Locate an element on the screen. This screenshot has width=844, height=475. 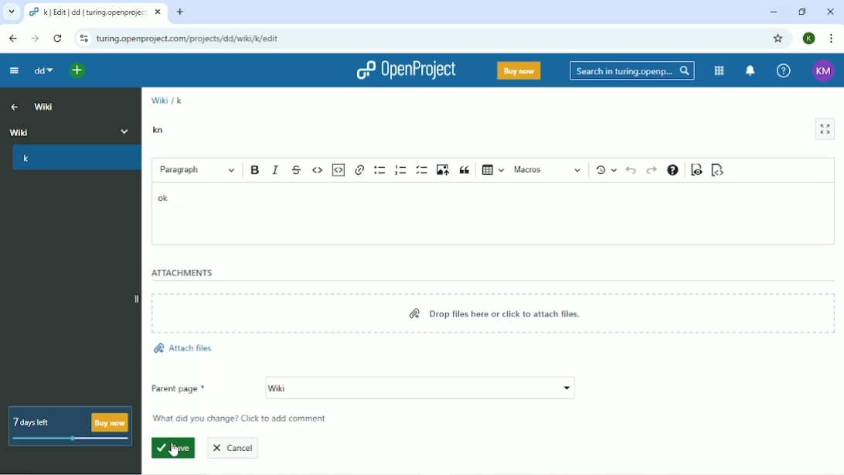
Strikethrough is located at coordinates (297, 169).